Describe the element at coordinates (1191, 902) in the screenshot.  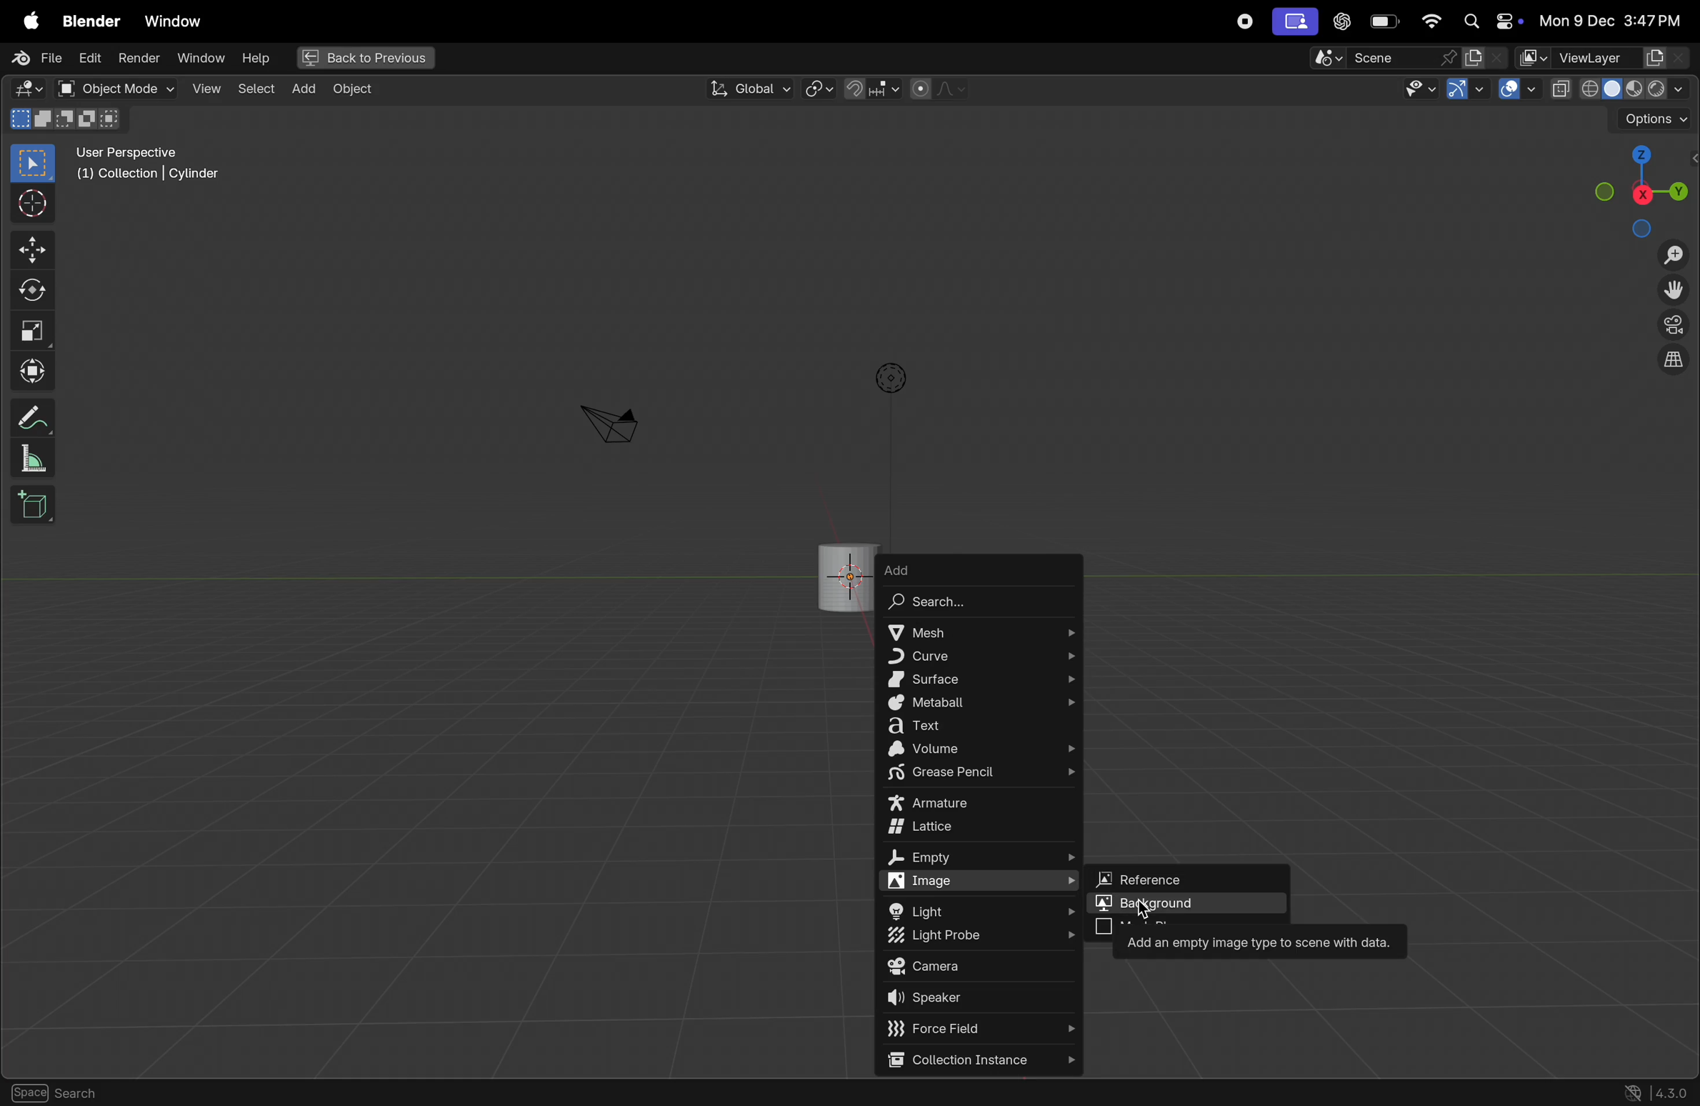
I see `background` at that location.